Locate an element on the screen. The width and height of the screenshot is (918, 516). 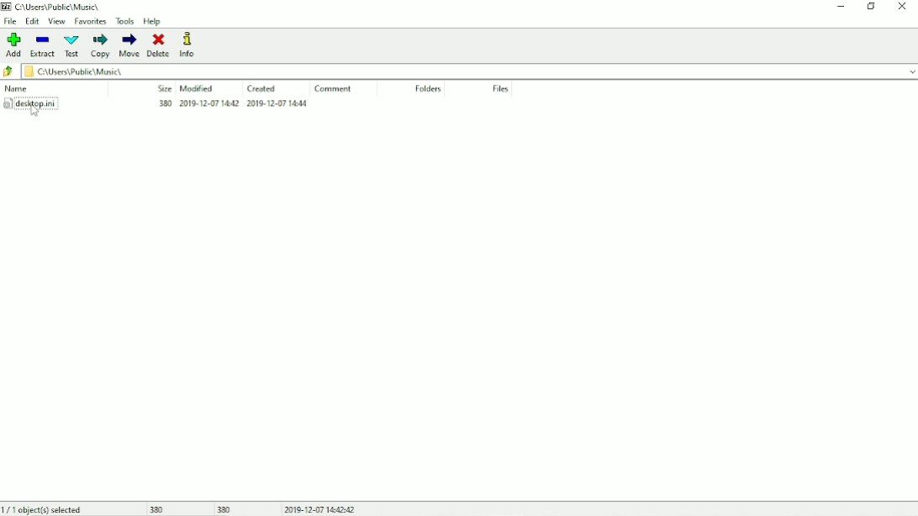
Name is located at coordinates (17, 87).